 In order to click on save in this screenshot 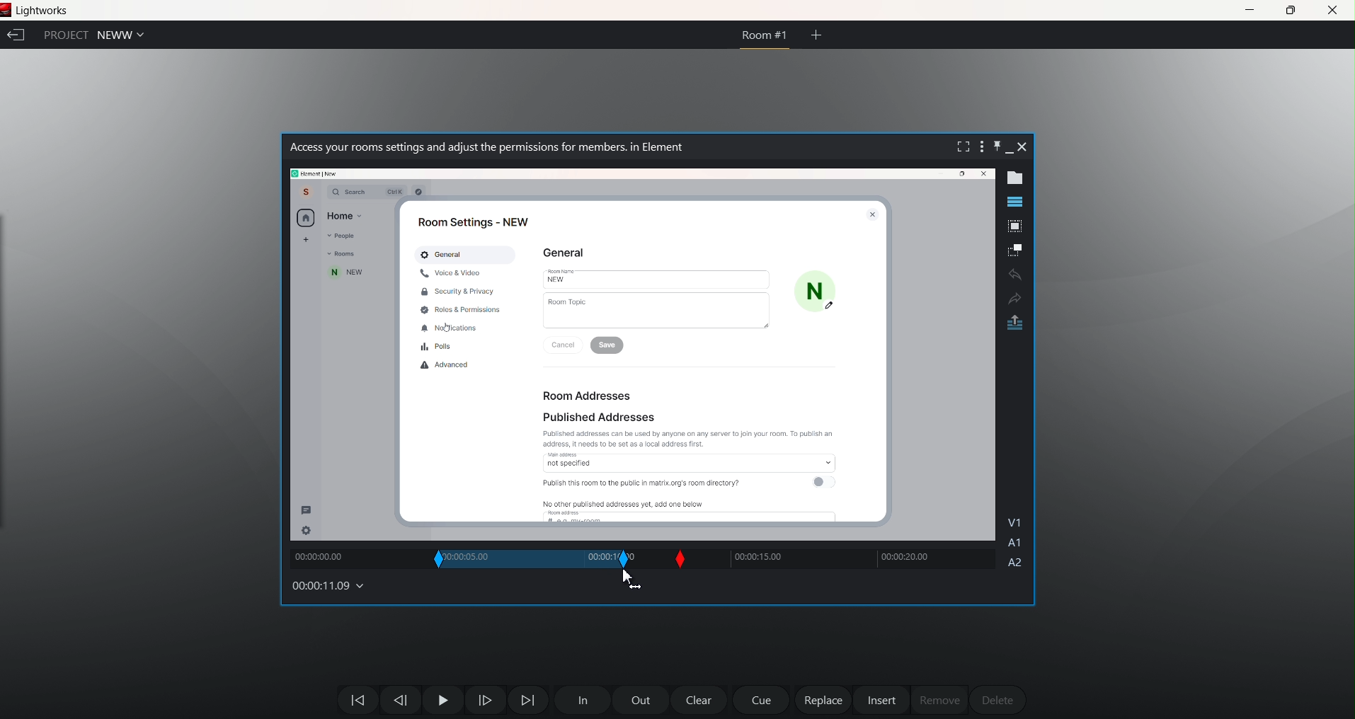, I will do `click(611, 345)`.